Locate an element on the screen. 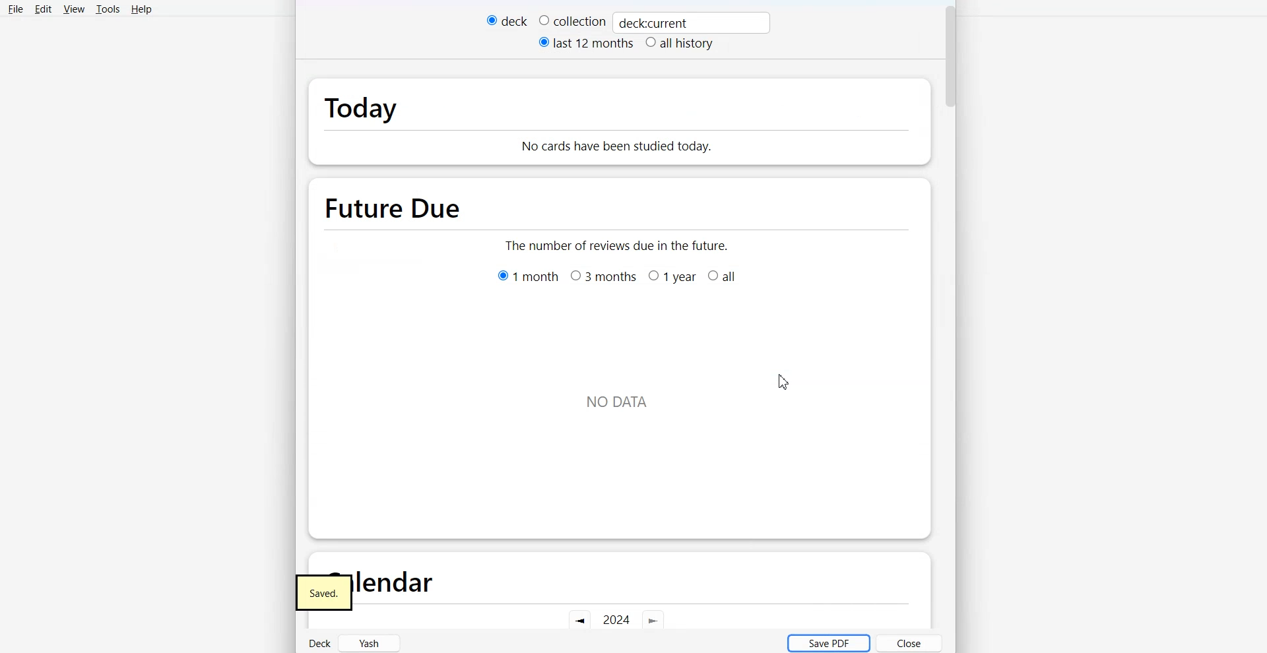 The image size is (1267, 653). 3 Months is located at coordinates (602, 276).